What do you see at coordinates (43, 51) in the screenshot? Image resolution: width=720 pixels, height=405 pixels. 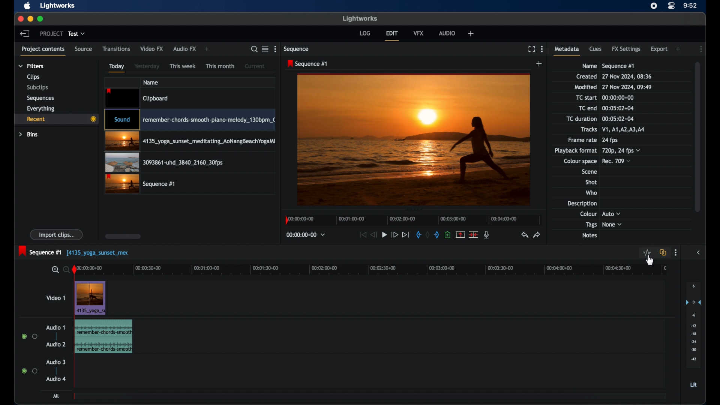 I see `project contents` at bounding box center [43, 51].